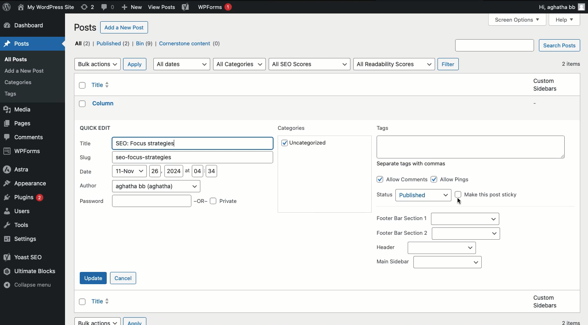 Image resolution: width=588 pixels, height=325 pixels. I want to click on 2 items, so click(570, 64).